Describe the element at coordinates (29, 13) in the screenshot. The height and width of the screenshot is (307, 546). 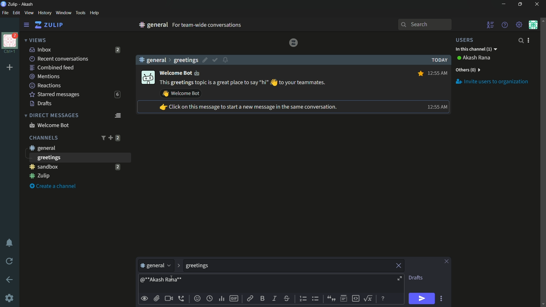
I see `view menu` at that location.